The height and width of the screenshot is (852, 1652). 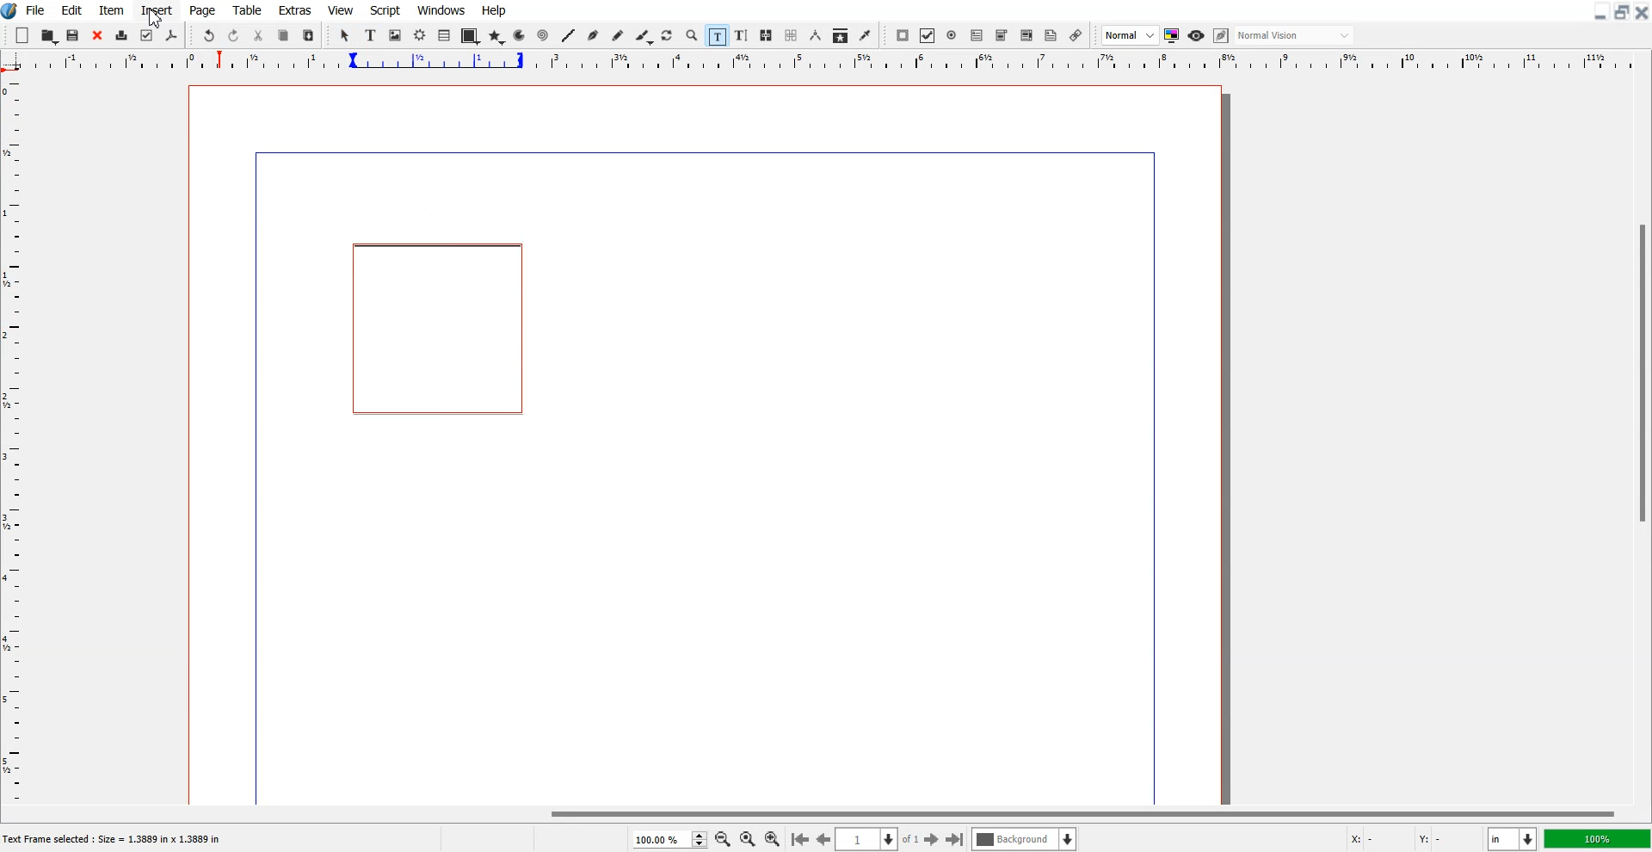 What do you see at coordinates (97, 36) in the screenshot?
I see `Close` at bounding box center [97, 36].